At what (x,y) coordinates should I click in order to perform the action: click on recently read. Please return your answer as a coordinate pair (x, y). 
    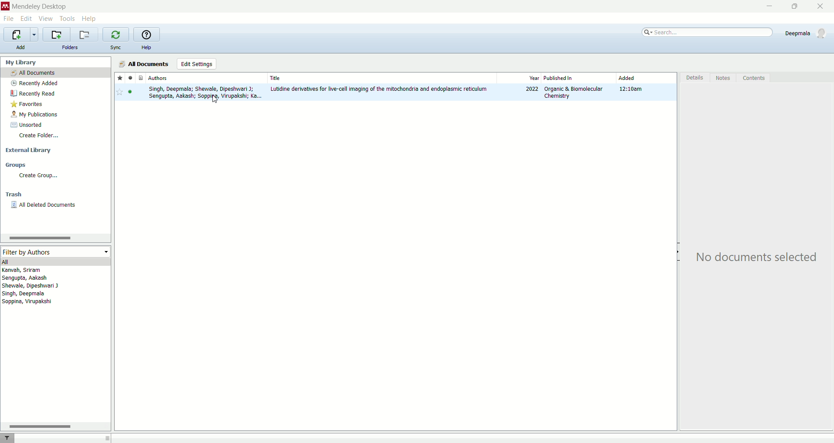
    Looking at the image, I should click on (54, 93).